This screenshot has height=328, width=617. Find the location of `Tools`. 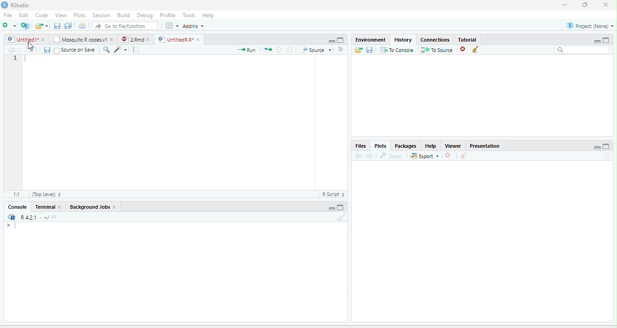

Tools is located at coordinates (188, 15).